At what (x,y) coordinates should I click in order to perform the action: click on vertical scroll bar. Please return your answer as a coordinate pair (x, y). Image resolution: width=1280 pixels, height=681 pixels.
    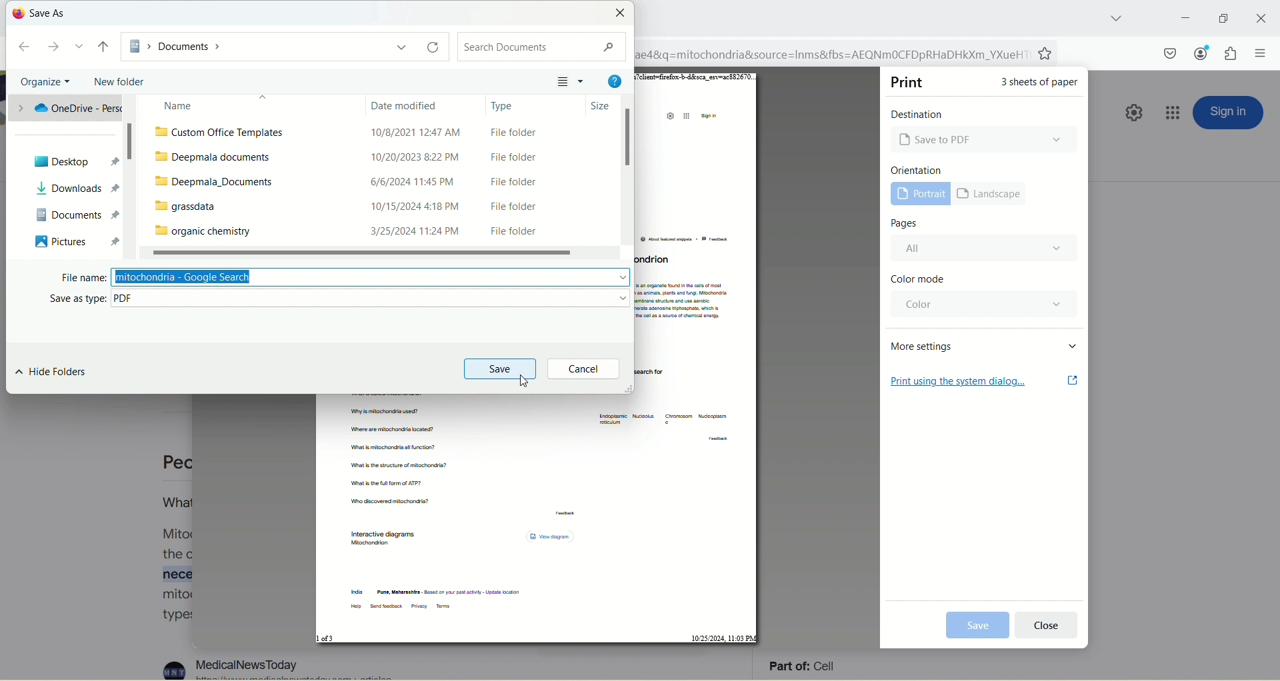
    Looking at the image, I should click on (131, 144).